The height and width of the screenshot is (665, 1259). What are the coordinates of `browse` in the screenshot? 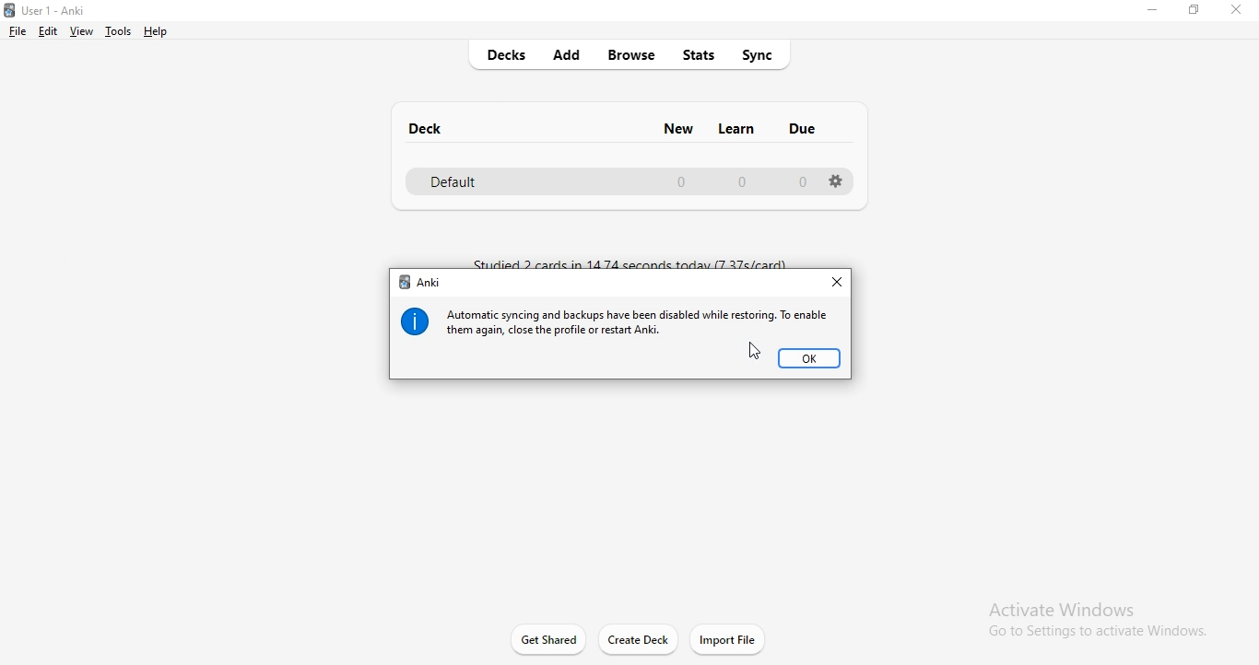 It's located at (634, 55).